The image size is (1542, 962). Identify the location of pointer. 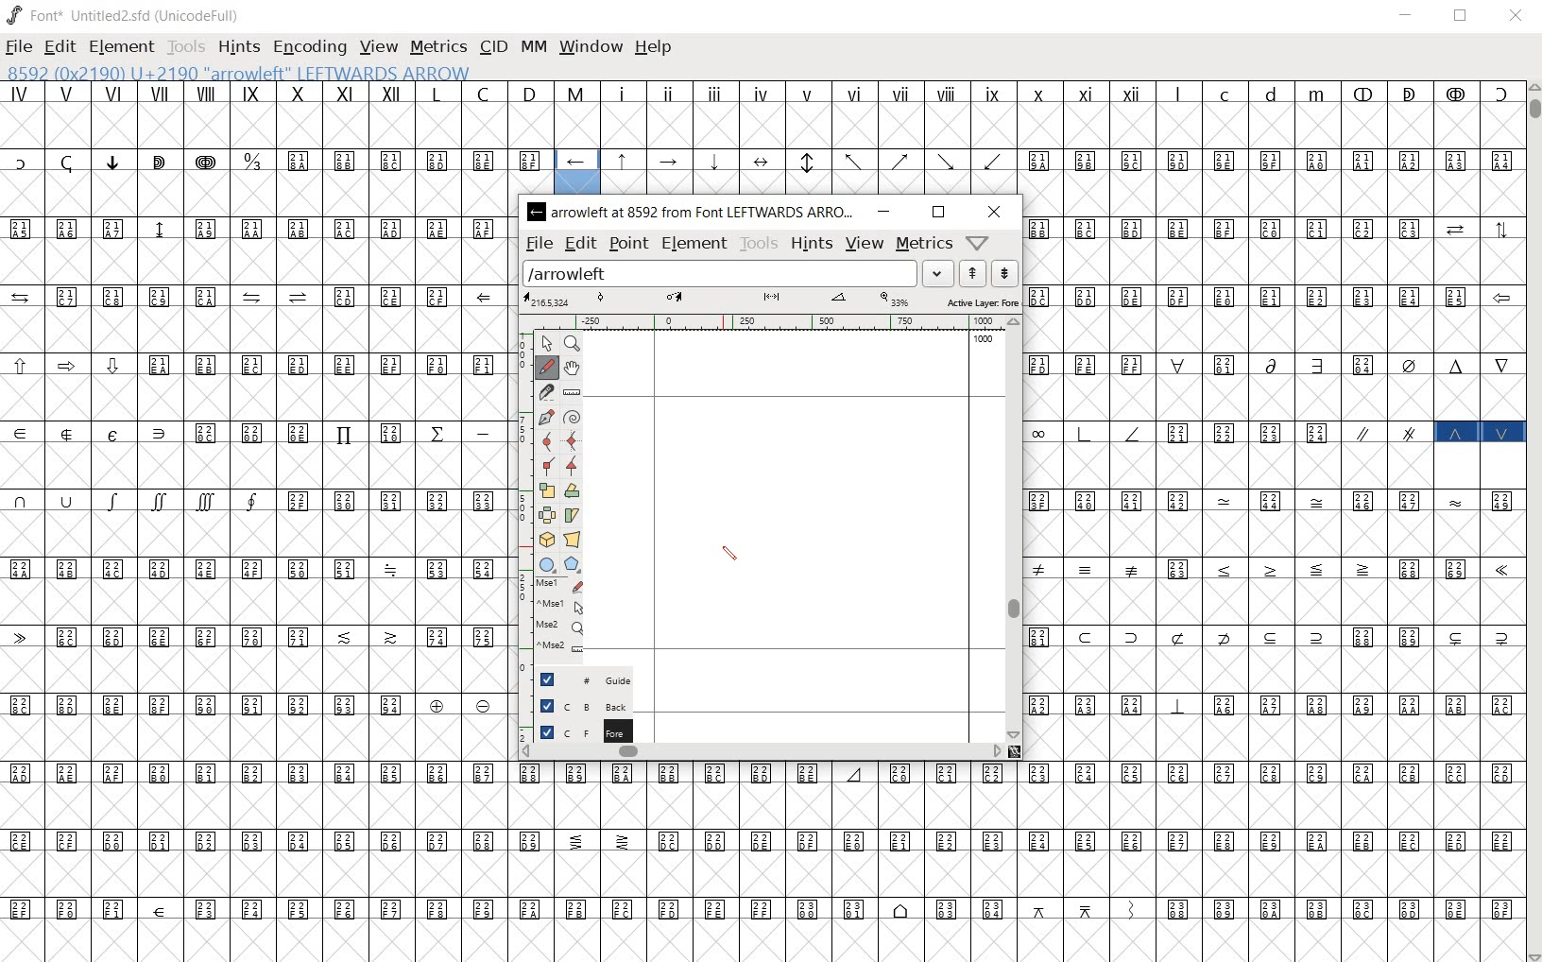
(546, 341).